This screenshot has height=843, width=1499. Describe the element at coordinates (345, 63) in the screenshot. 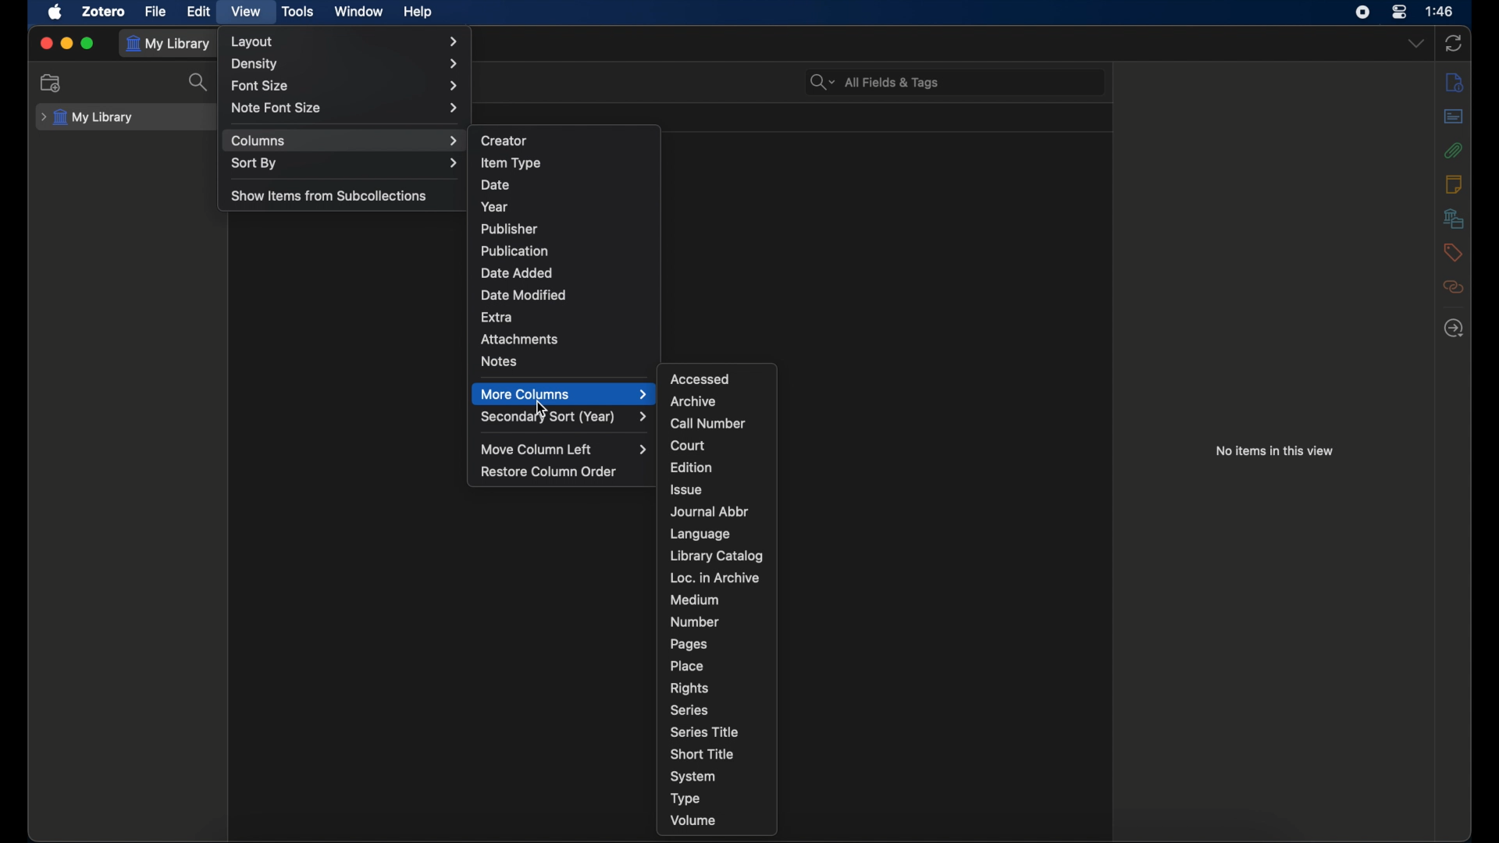

I see `density` at that location.